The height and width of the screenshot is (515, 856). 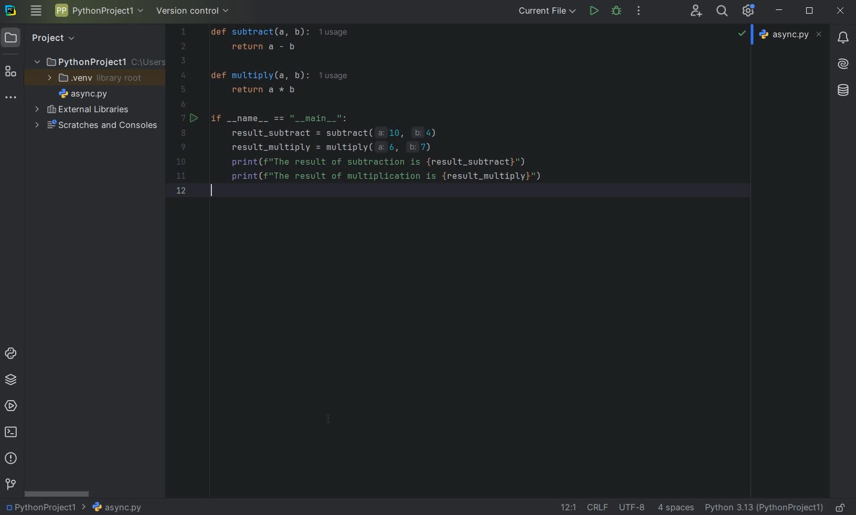 What do you see at coordinates (11, 482) in the screenshot?
I see `version control` at bounding box center [11, 482].